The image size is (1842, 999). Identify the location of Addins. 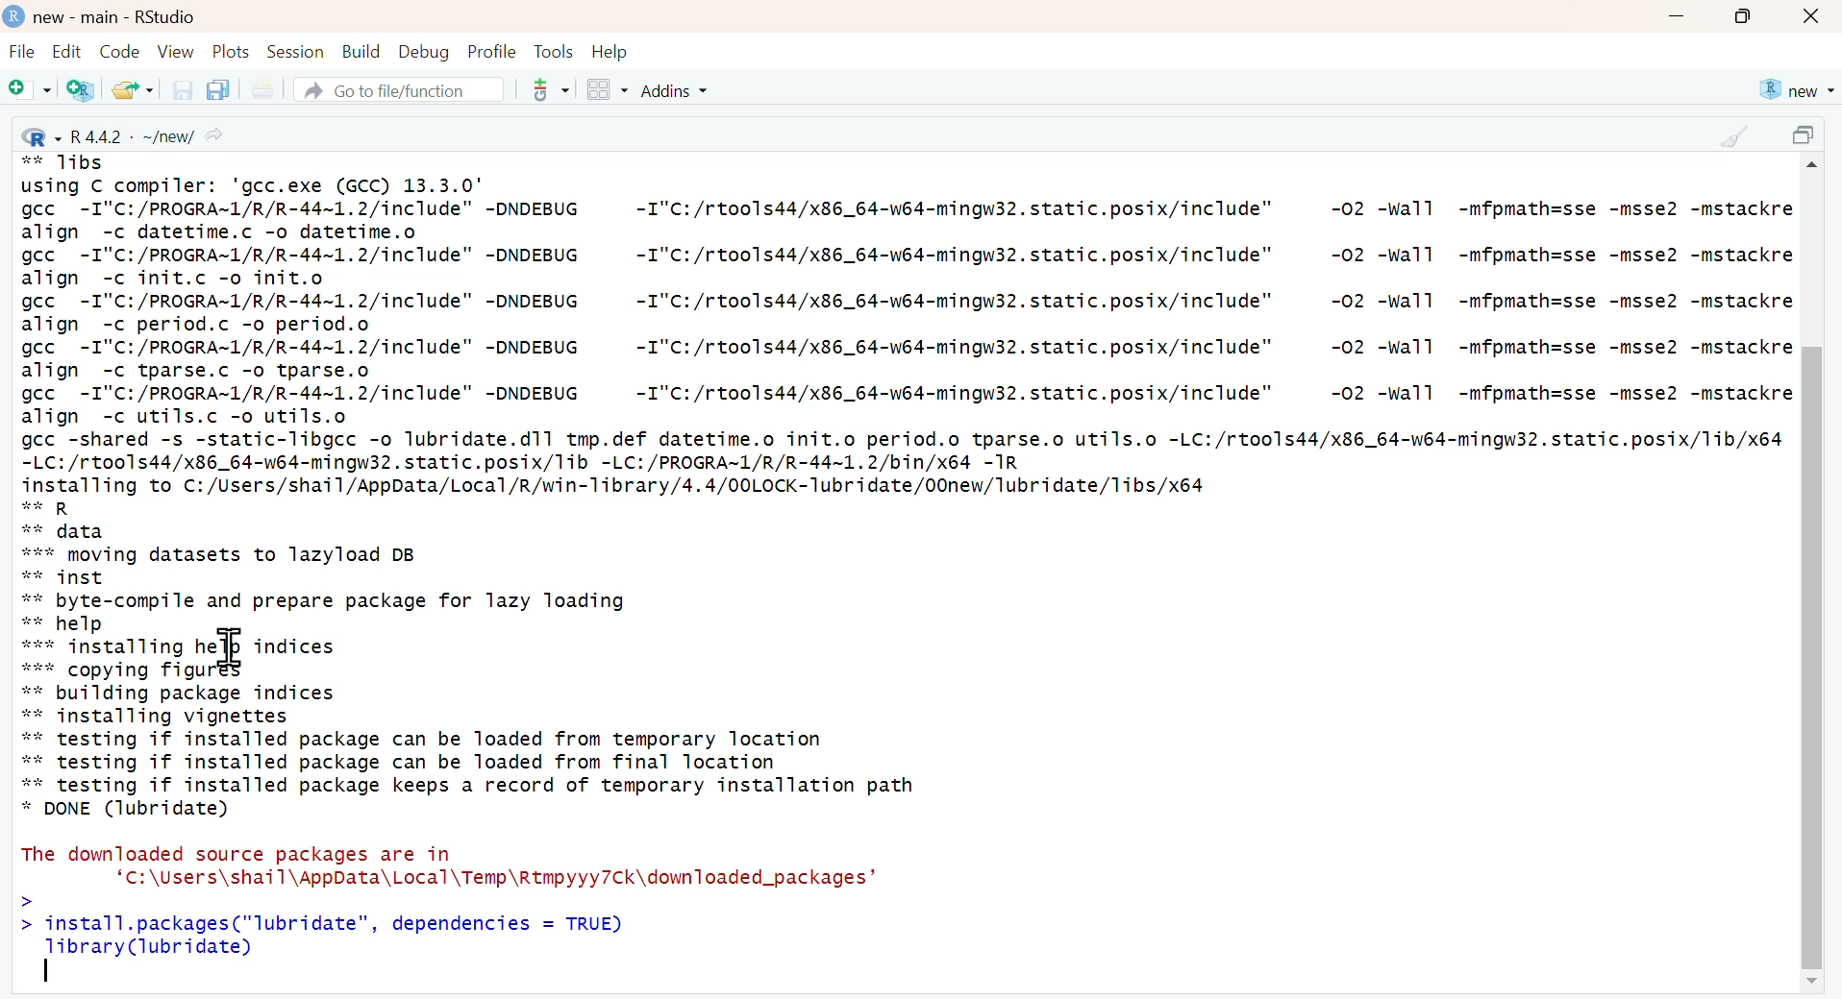
(678, 90).